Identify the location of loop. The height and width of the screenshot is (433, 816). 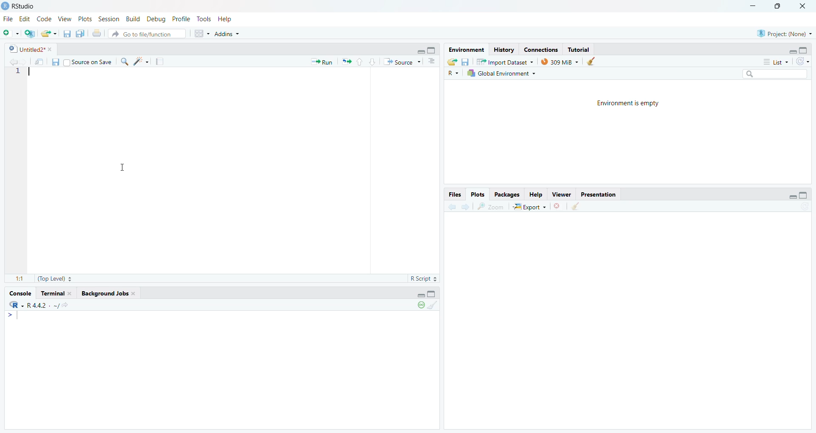
(418, 307).